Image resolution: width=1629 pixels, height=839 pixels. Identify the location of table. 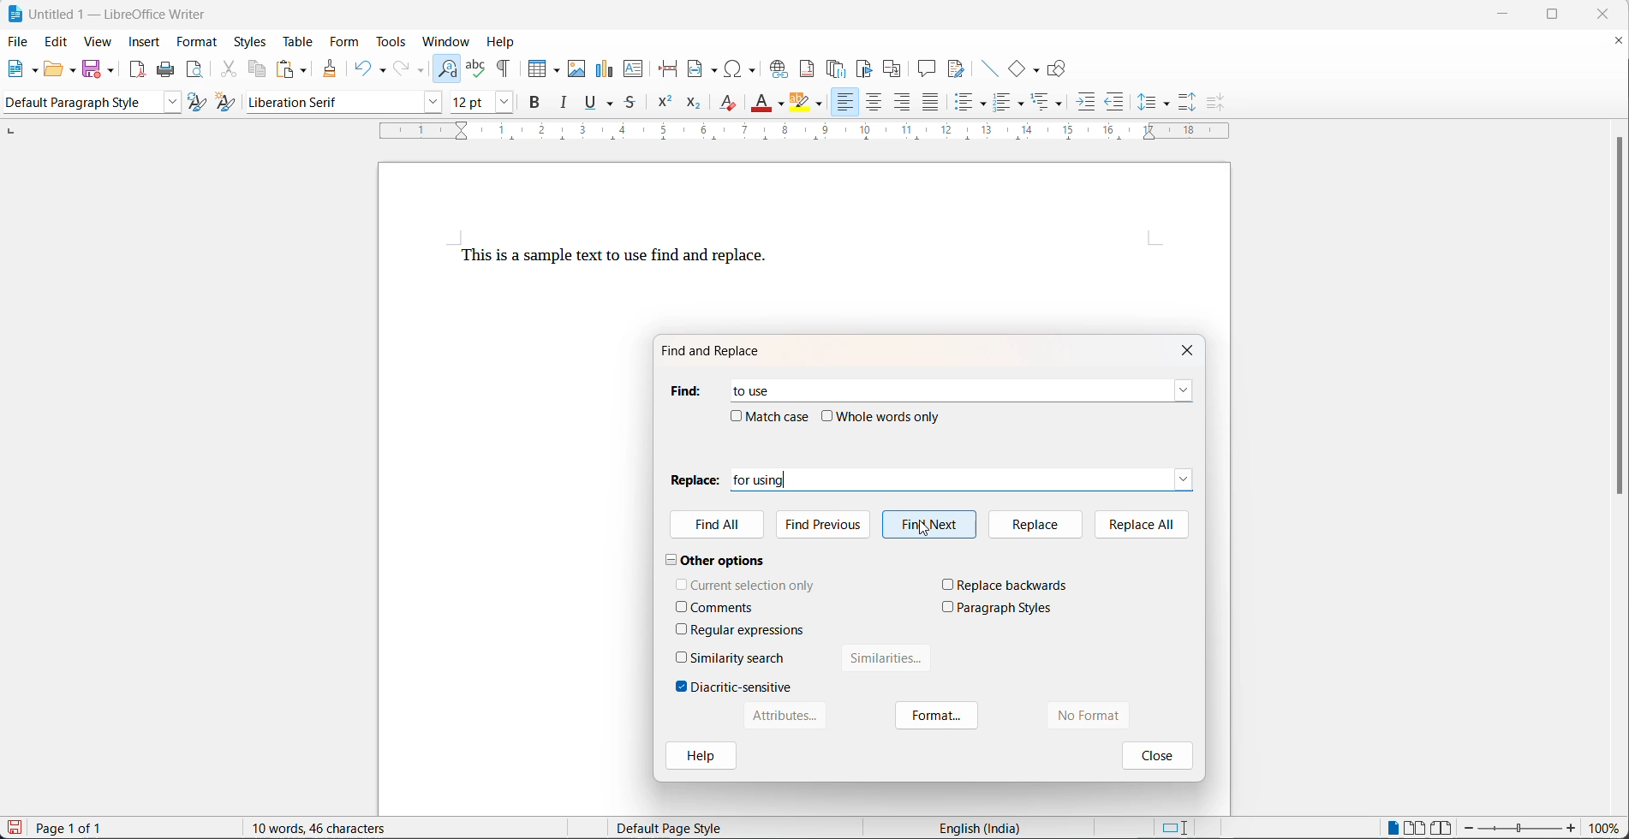
(295, 41).